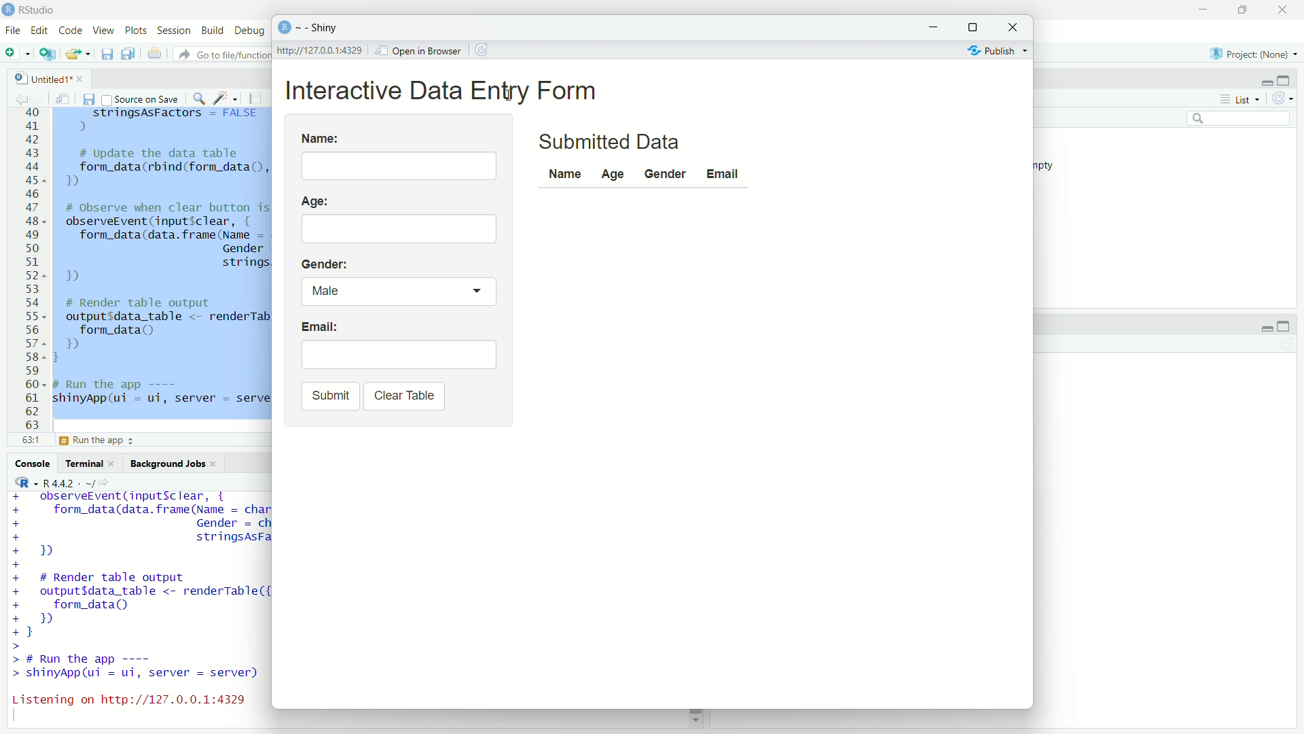 Image resolution: width=1304 pixels, height=734 pixels. What do you see at coordinates (403, 396) in the screenshot?
I see `Clear Table` at bounding box center [403, 396].